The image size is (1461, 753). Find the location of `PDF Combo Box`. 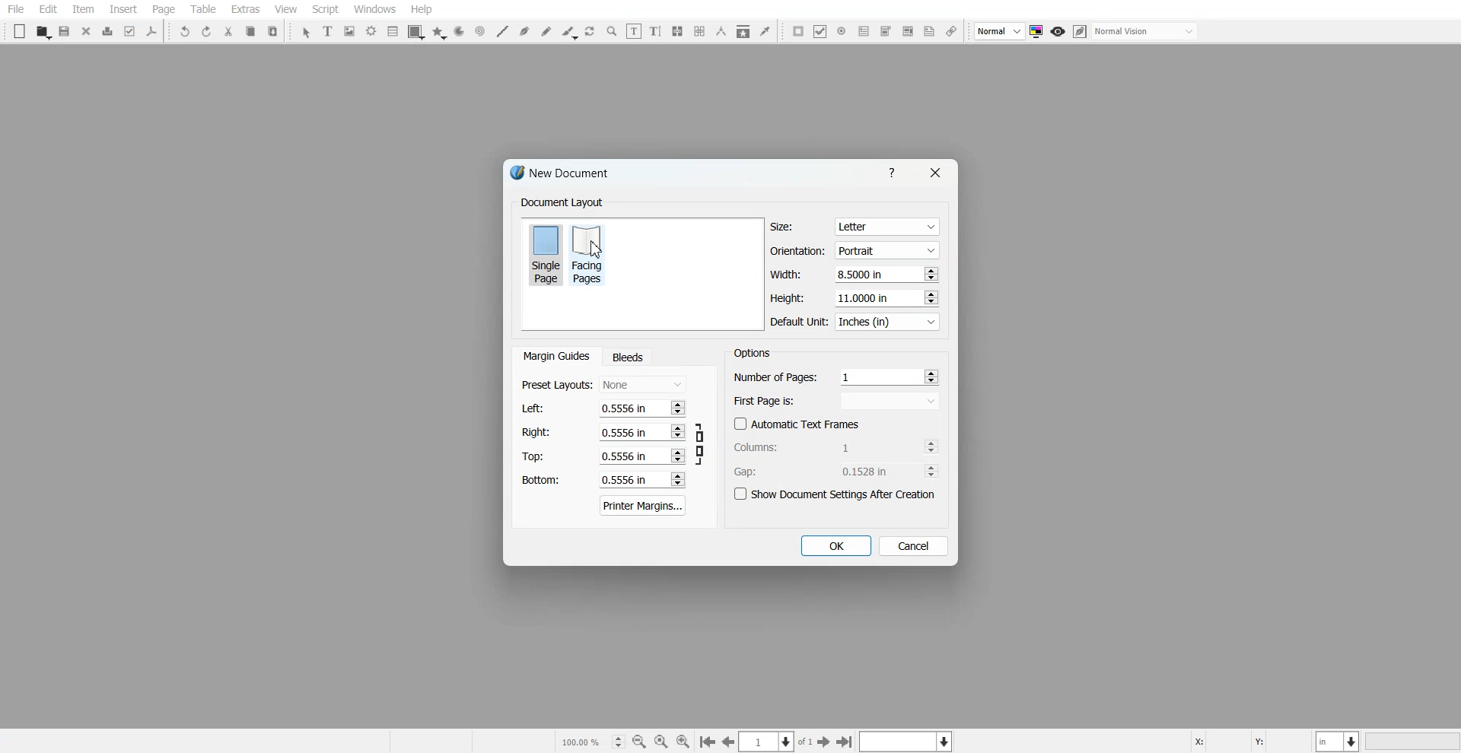

PDF Combo Box is located at coordinates (885, 31).